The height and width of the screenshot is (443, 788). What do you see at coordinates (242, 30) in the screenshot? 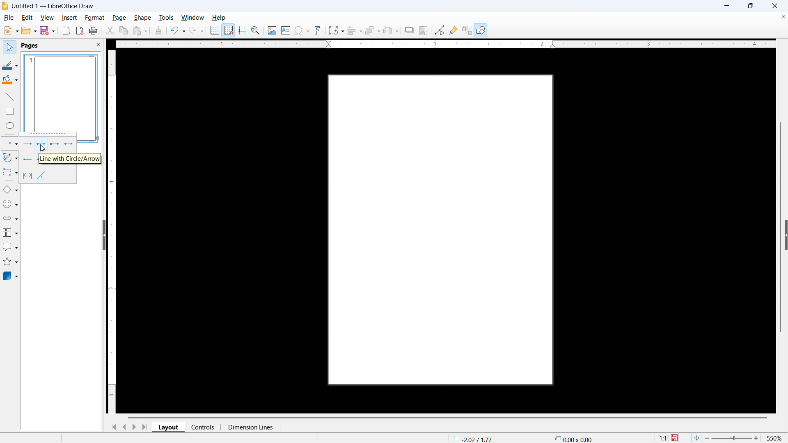
I see `Guideline while moving ` at bounding box center [242, 30].